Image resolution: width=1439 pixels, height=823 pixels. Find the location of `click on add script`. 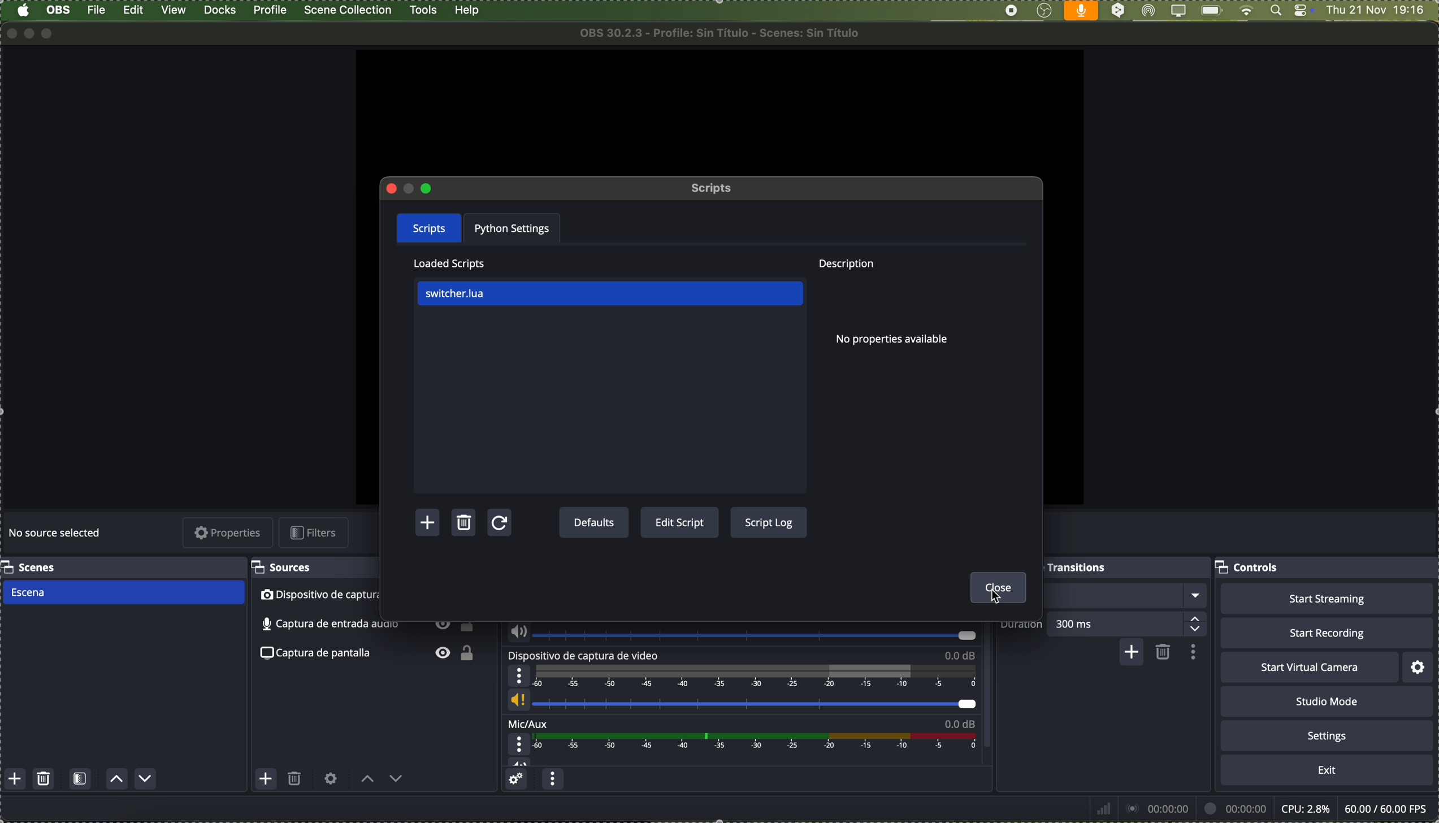

click on add script is located at coordinates (430, 523).